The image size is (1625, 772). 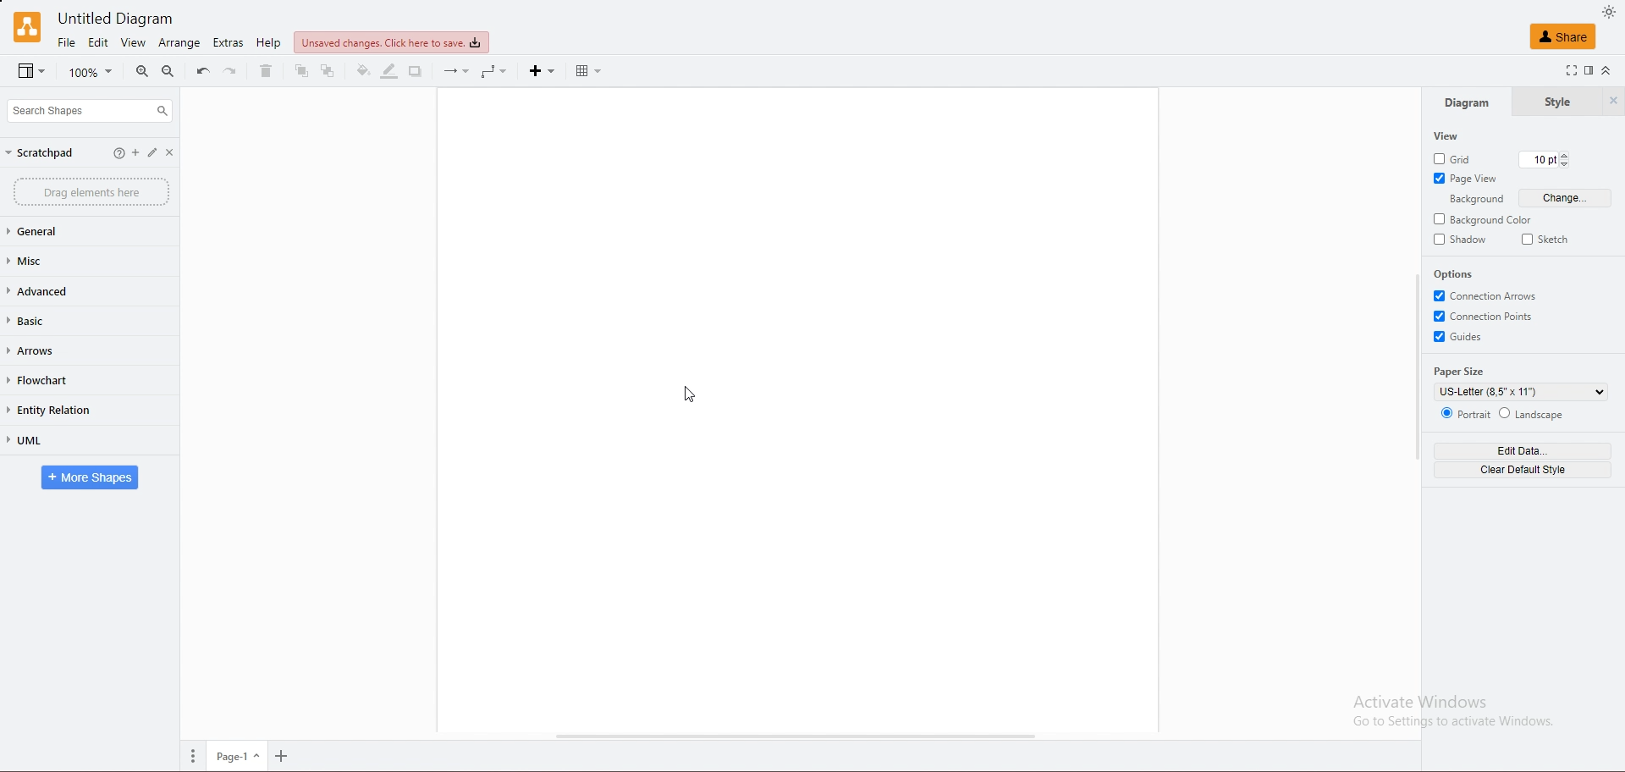 I want to click on undo, so click(x=203, y=72).